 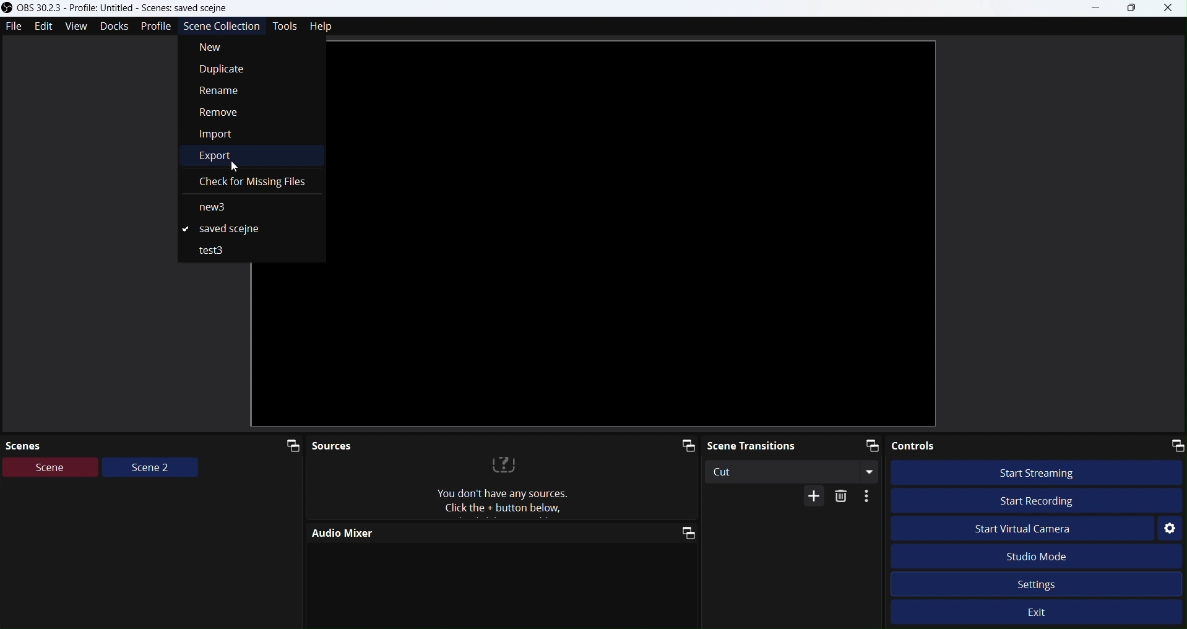 I want to click on Check for missing files, so click(x=252, y=181).